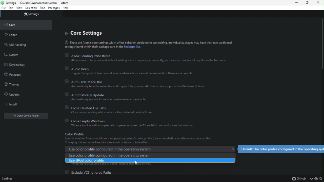 Image resolution: width=324 pixels, height=182 pixels. Describe the element at coordinates (132, 124) in the screenshot. I see `close empty windows` at that location.